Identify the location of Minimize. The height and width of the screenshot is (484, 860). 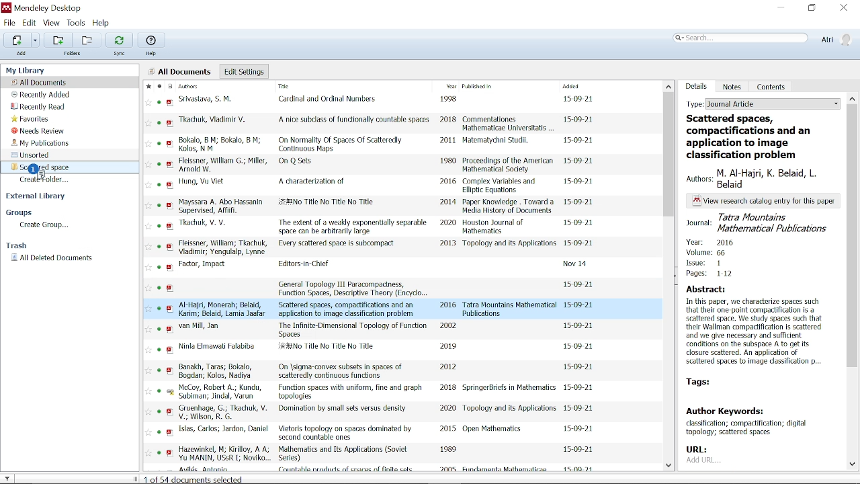
(781, 8).